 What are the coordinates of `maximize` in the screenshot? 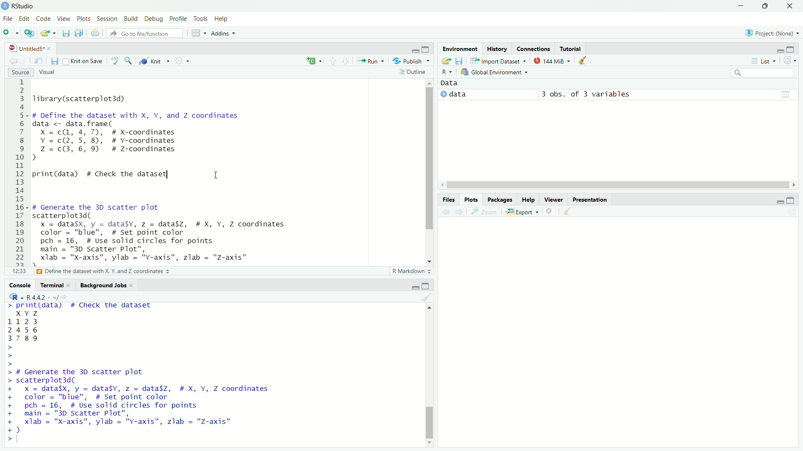 It's located at (426, 49).